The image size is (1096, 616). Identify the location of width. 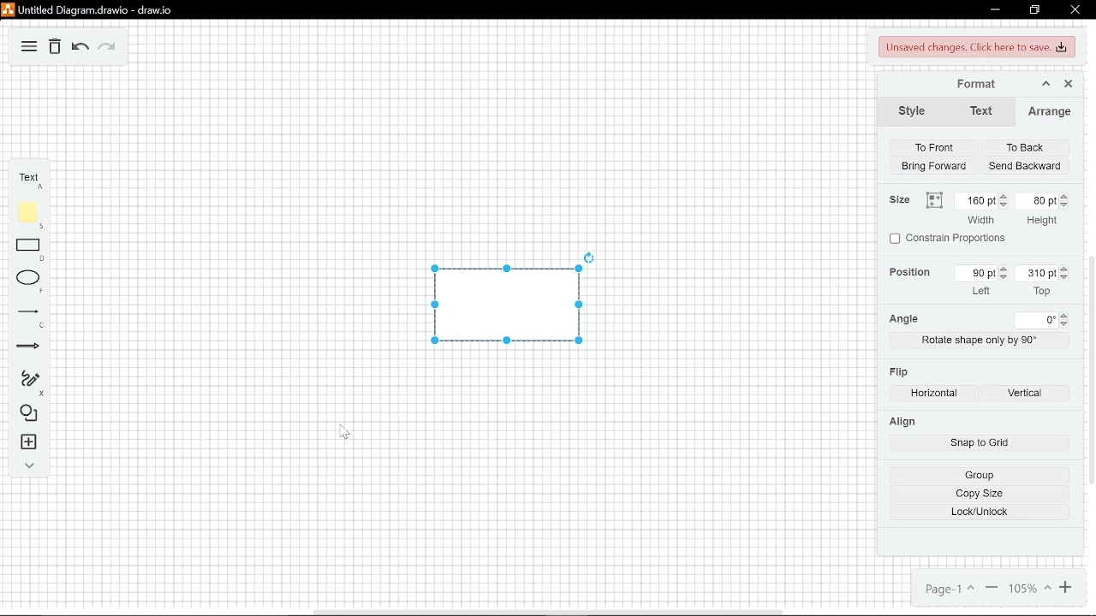
(981, 220).